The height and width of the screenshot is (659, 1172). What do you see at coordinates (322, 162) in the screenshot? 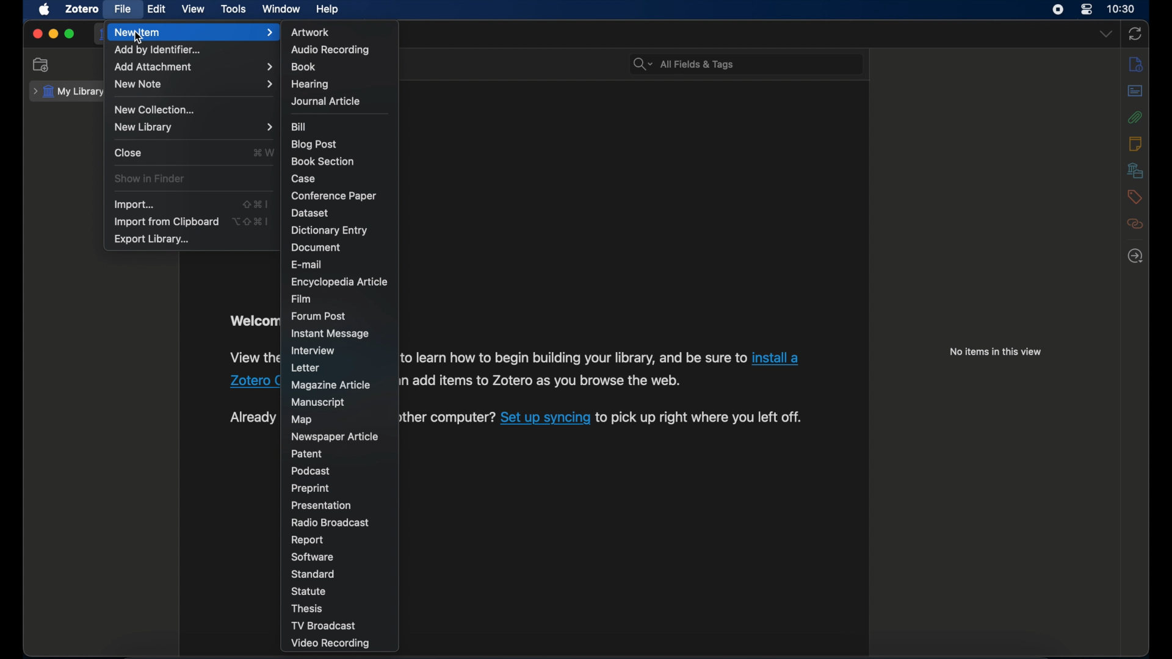
I see `book section` at bounding box center [322, 162].